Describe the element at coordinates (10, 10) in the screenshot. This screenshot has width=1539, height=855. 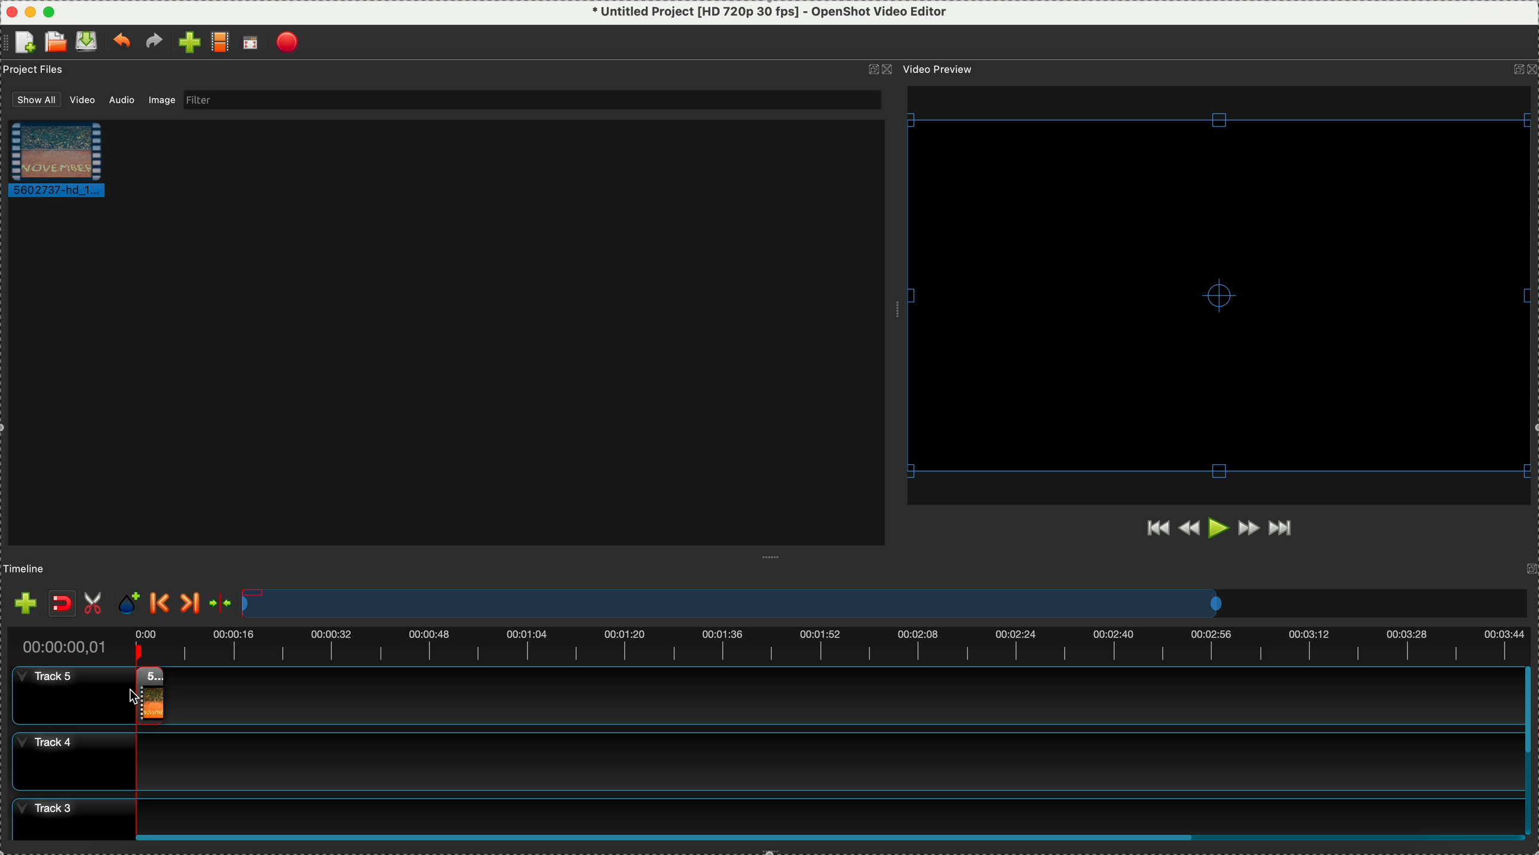
I see `close` at that location.